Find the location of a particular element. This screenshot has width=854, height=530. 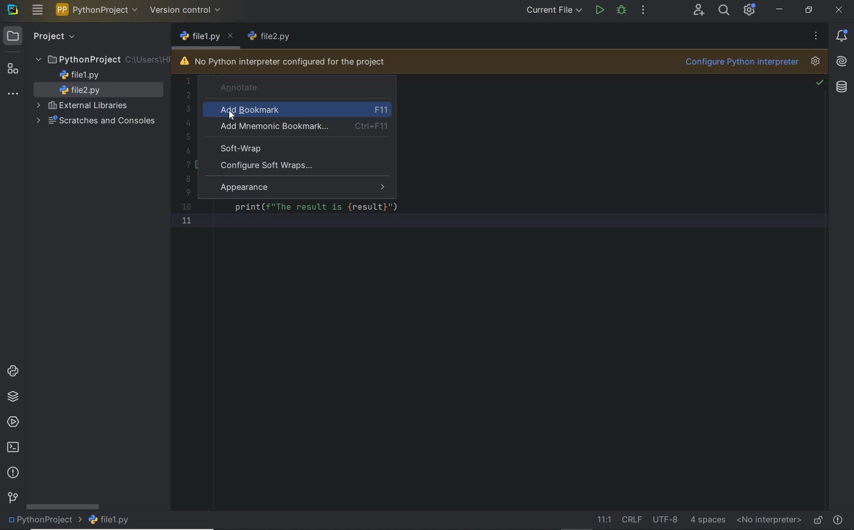

annotate is located at coordinates (282, 87).